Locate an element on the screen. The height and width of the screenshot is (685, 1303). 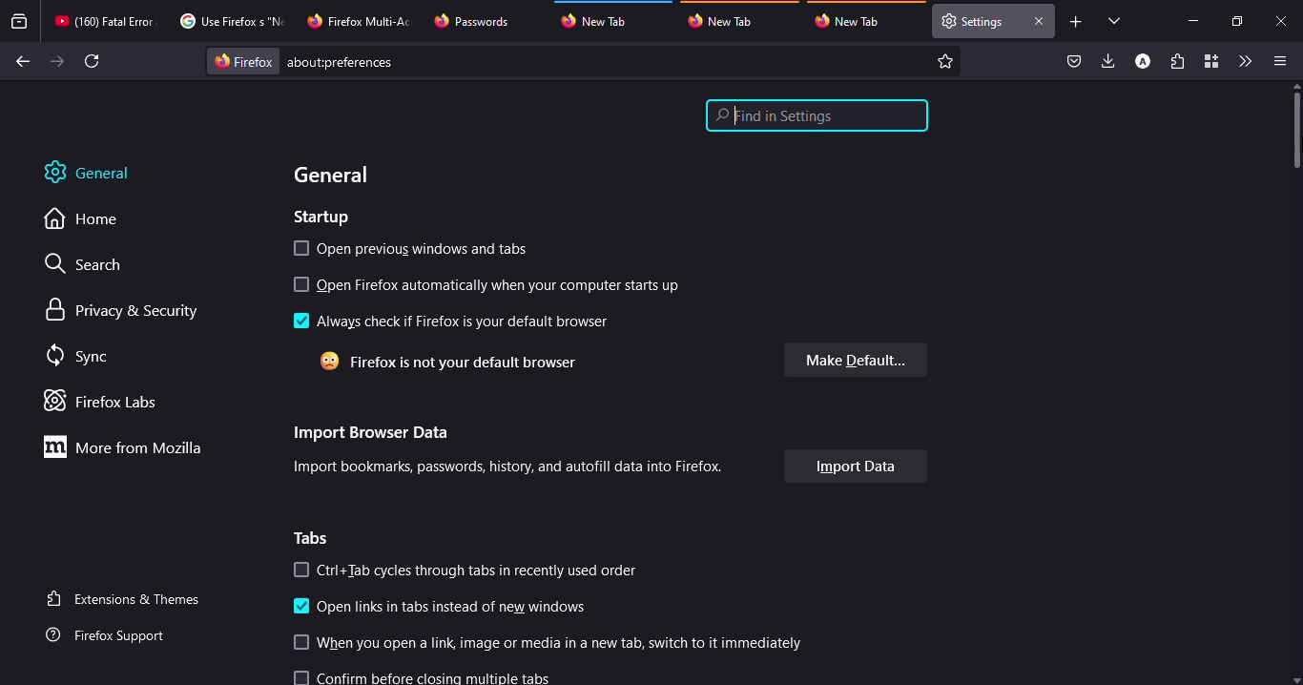
tab is located at coordinates (229, 21).